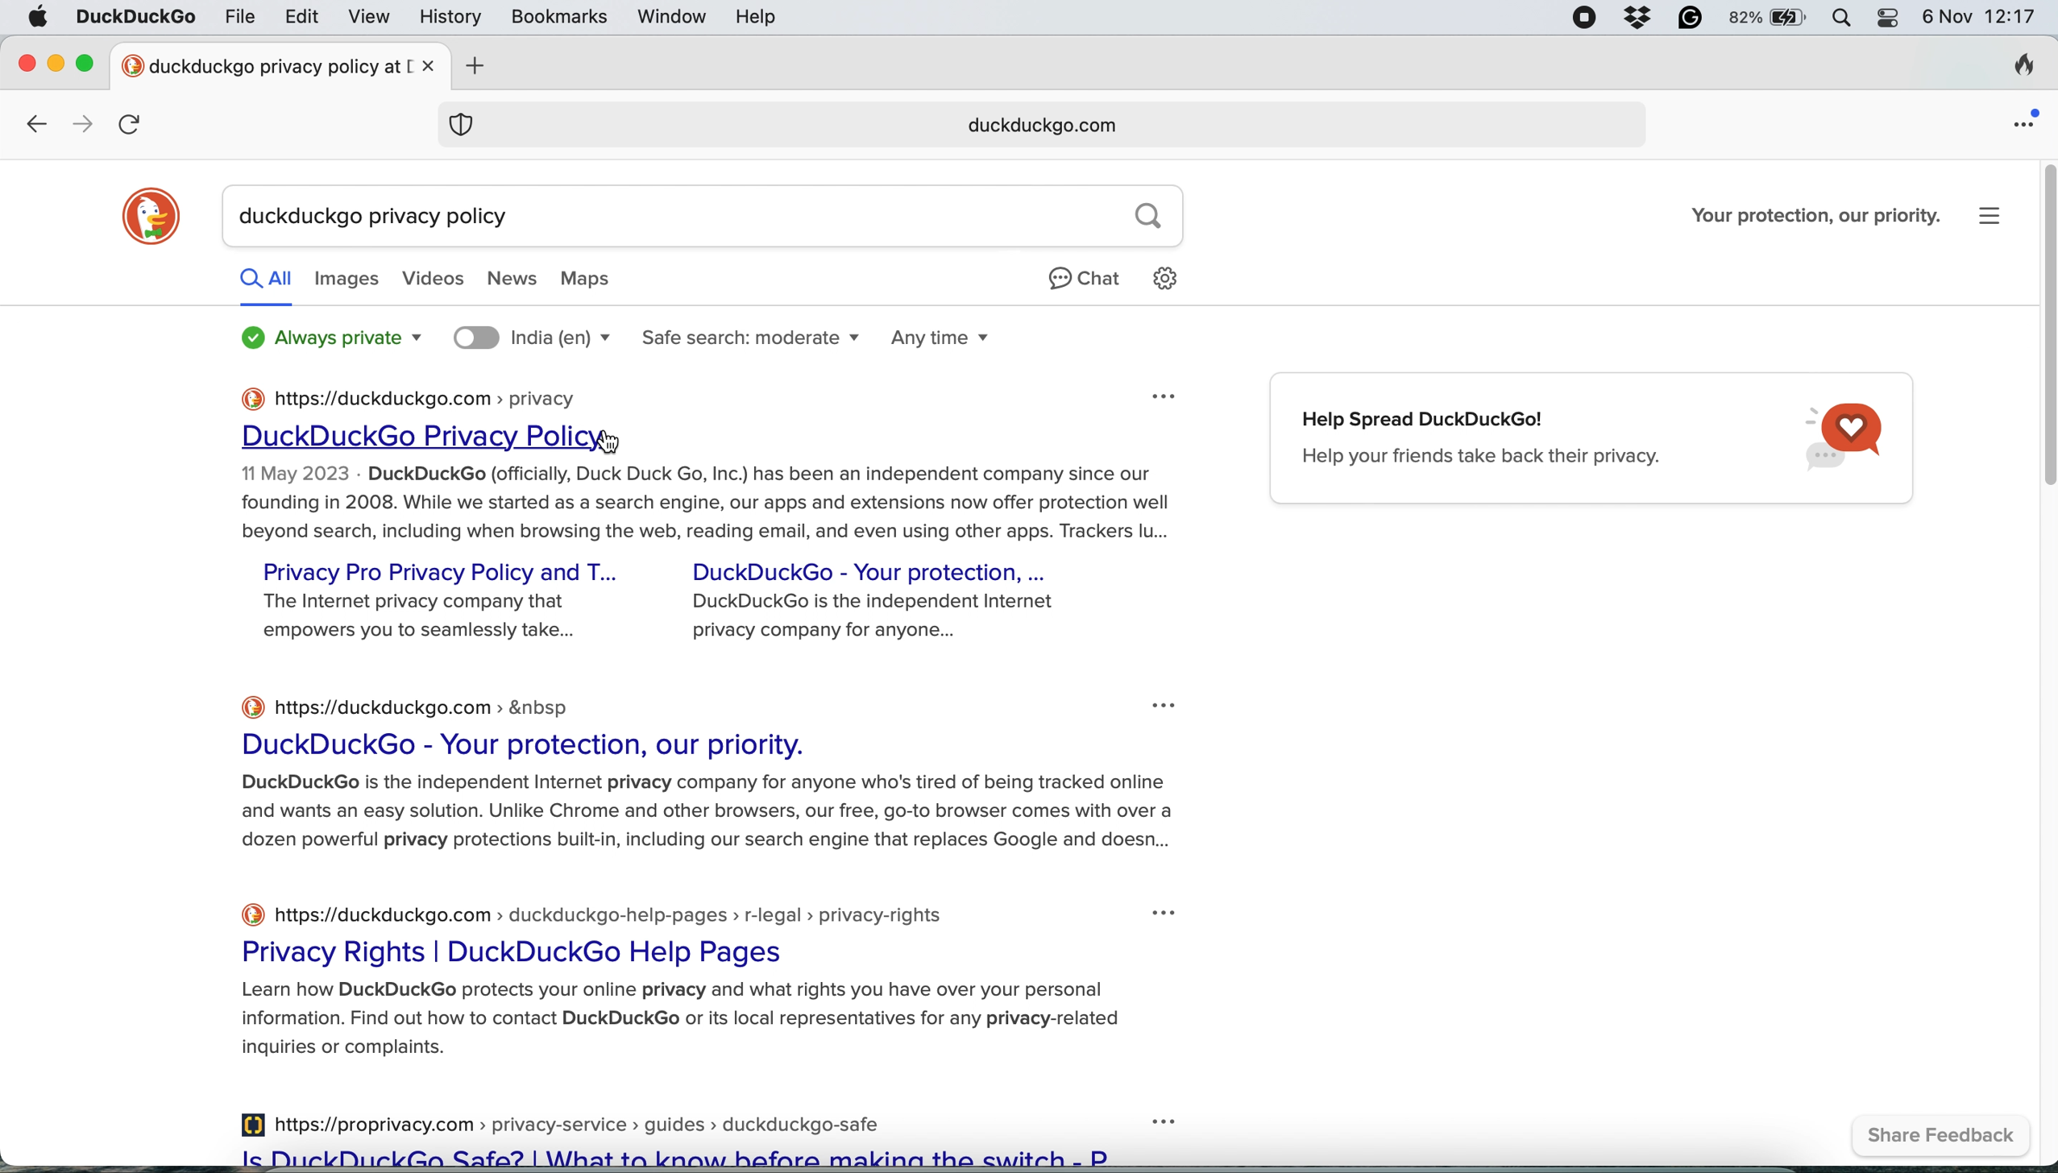 The height and width of the screenshot is (1173, 2058). What do you see at coordinates (1844, 19) in the screenshot?
I see `spotlight search` at bounding box center [1844, 19].